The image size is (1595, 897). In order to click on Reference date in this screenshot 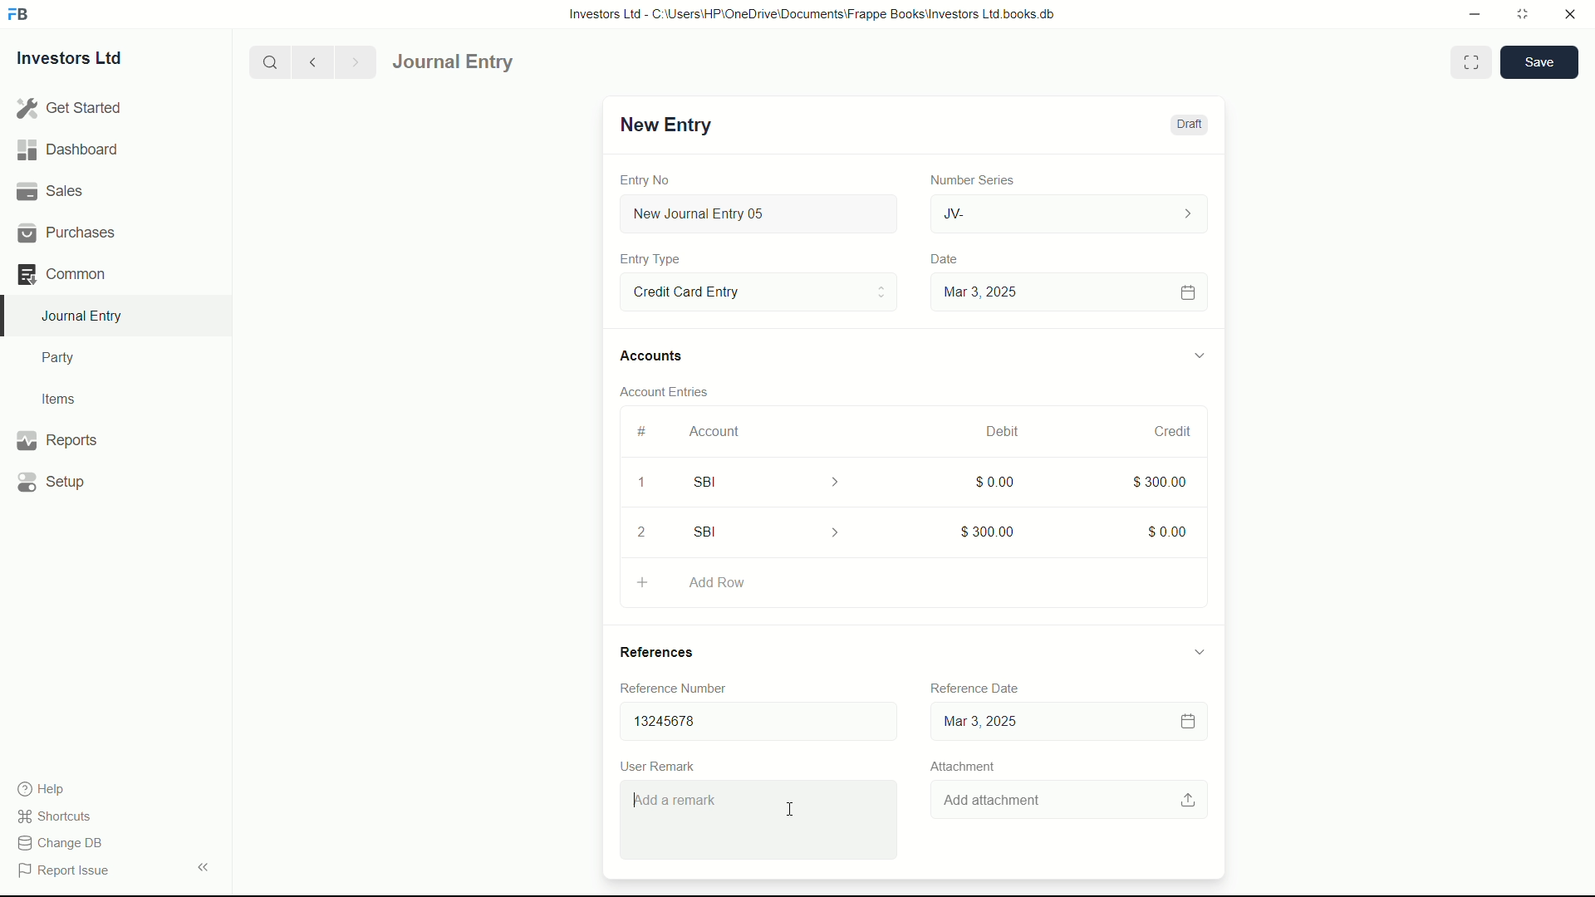, I will do `click(972, 685)`.